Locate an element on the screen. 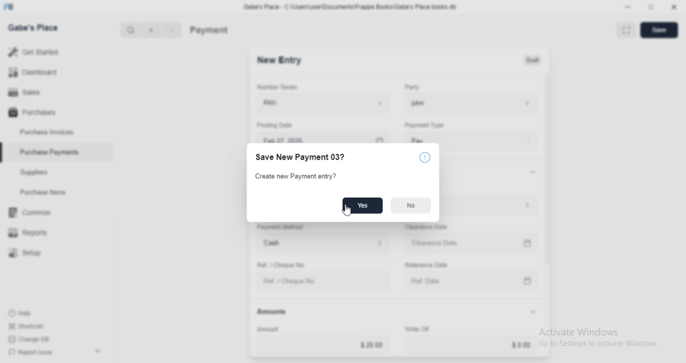 Image resolution: width=686 pixels, height=363 pixels. Save New Payment 03? is located at coordinates (302, 157).